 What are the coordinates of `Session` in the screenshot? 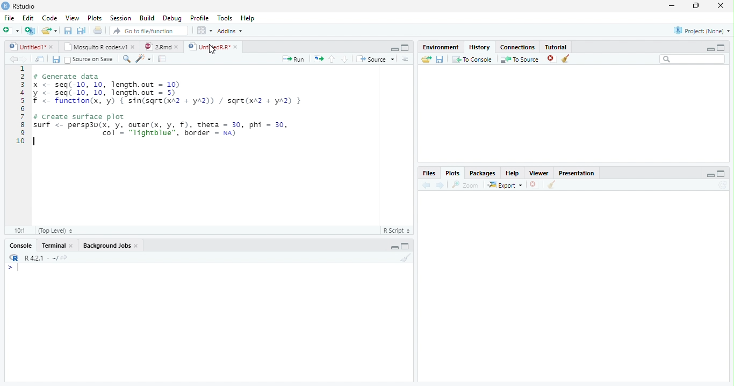 It's located at (120, 18).